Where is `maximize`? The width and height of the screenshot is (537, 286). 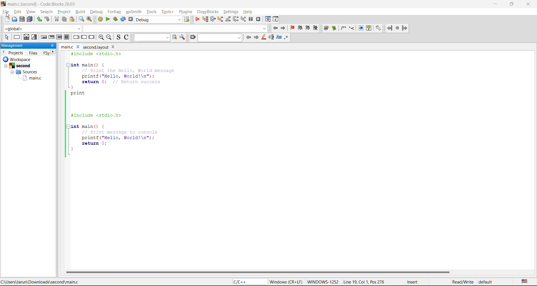
maximize is located at coordinates (513, 5).